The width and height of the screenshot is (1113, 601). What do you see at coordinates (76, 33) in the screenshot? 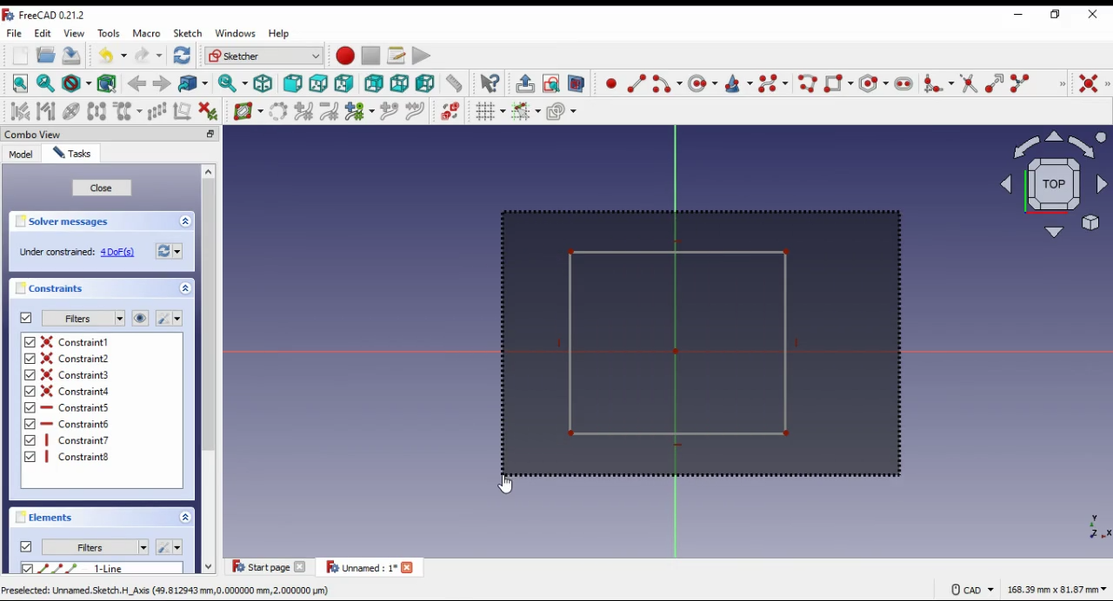
I see `view` at bounding box center [76, 33].